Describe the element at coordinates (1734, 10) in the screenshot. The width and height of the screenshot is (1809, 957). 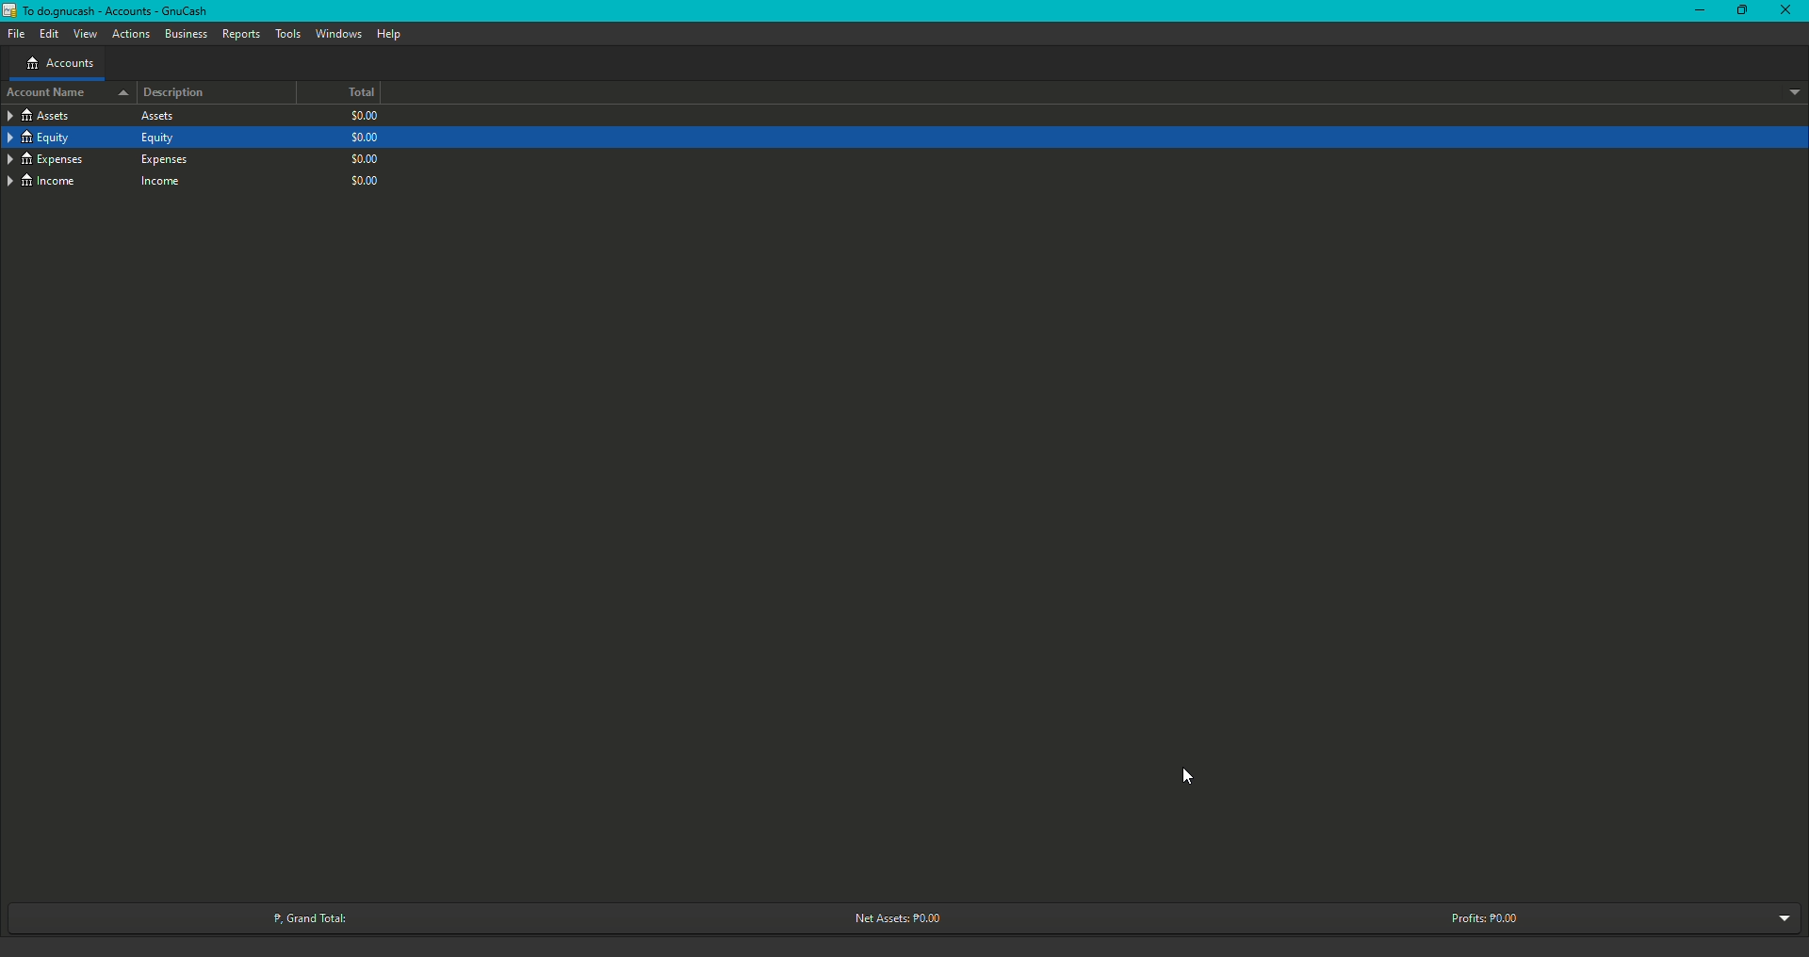
I see `Restore` at that location.